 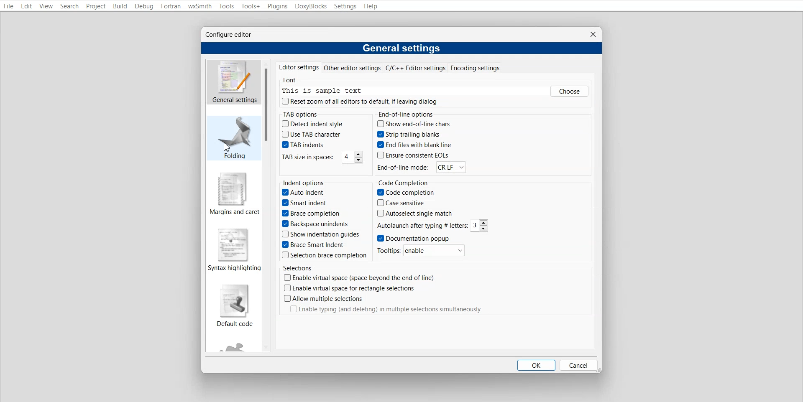 I want to click on Show indentation guides, so click(x=319, y=235).